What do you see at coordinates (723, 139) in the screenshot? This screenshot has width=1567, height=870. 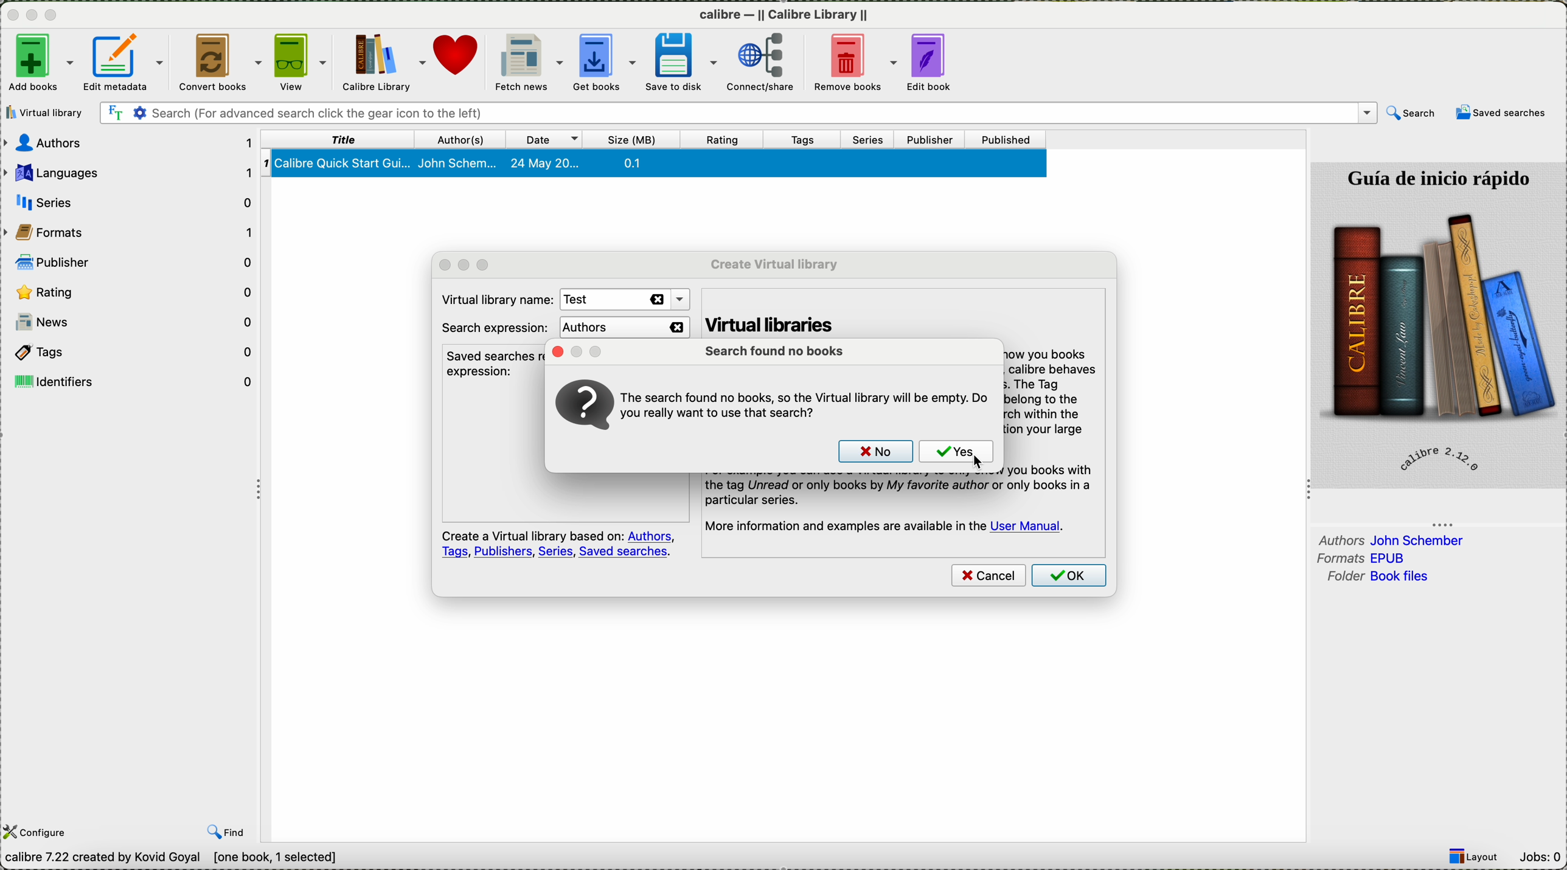 I see `rating` at bounding box center [723, 139].